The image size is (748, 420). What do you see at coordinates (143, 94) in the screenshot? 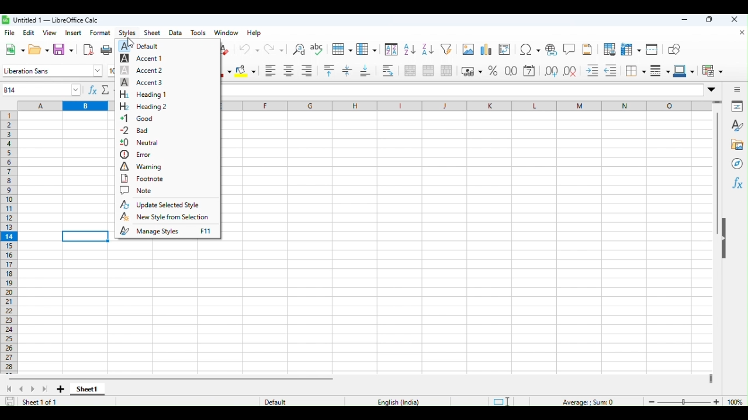
I see `Heading 1` at bounding box center [143, 94].